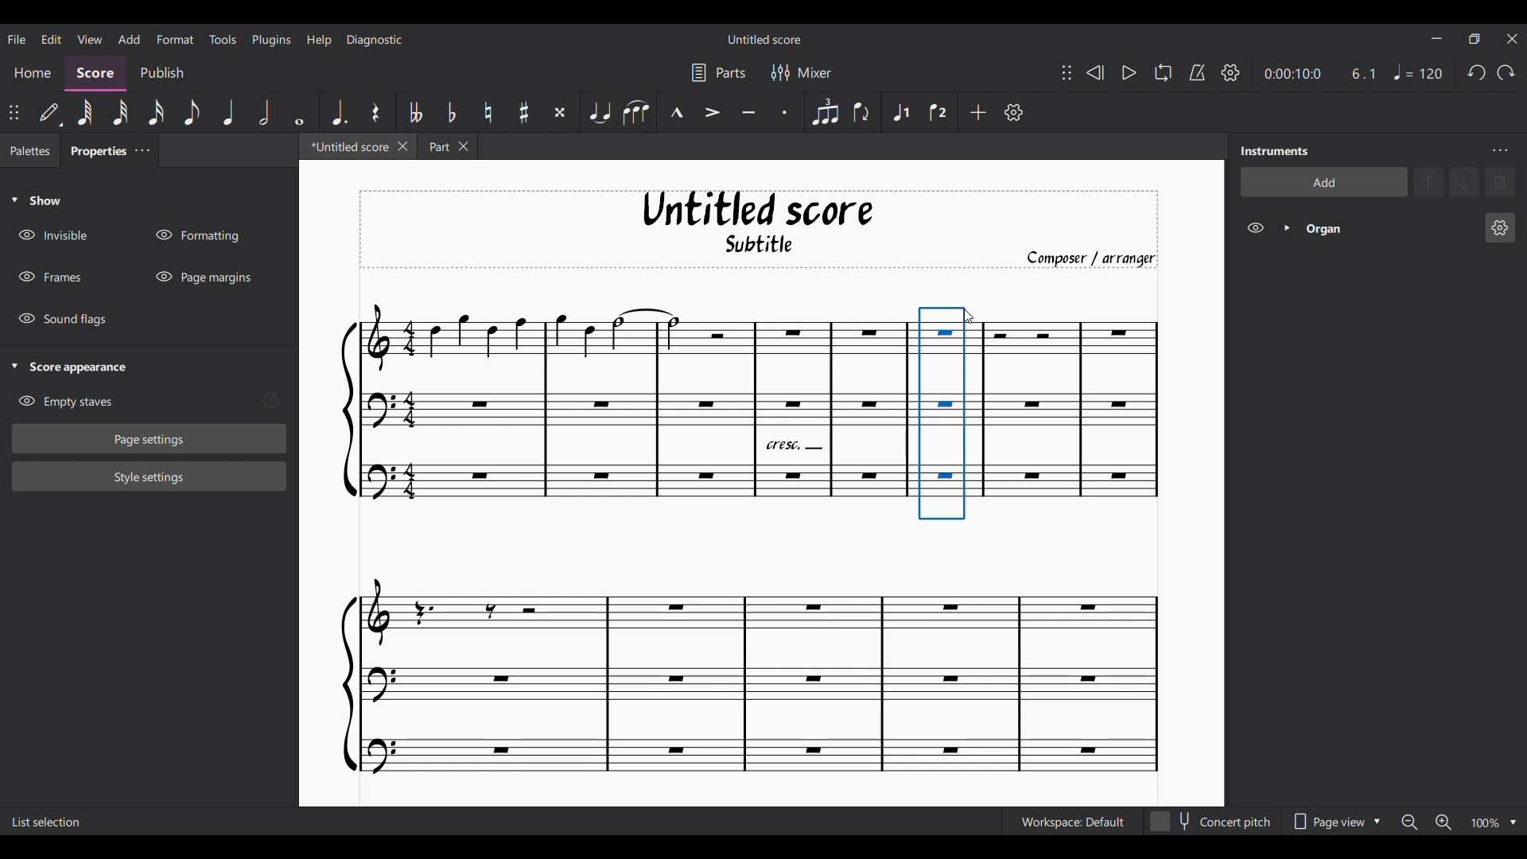 The height and width of the screenshot is (859, 1527). What do you see at coordinates (174, 39) in the screenshot?
I see `Format menu` at bounding box center [174, 39].